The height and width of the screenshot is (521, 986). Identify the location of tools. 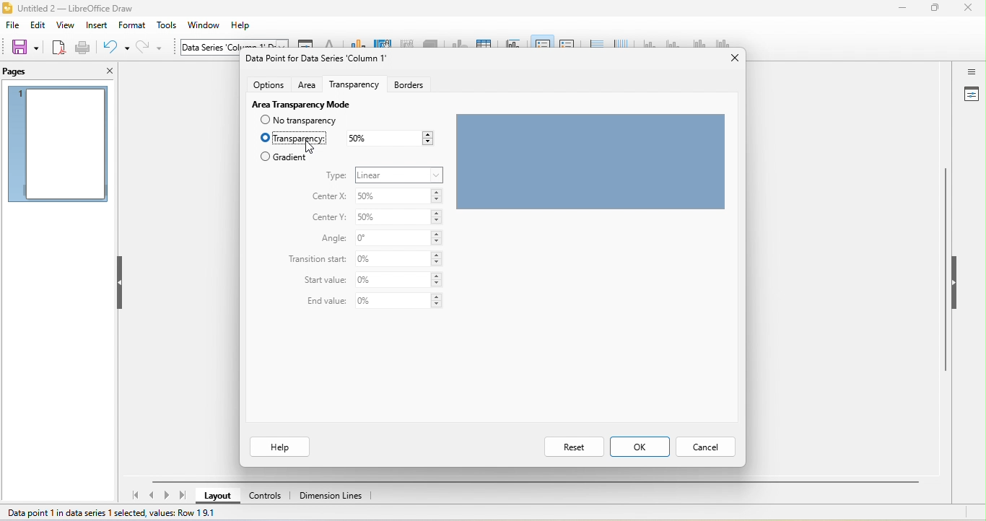
(167, 26).